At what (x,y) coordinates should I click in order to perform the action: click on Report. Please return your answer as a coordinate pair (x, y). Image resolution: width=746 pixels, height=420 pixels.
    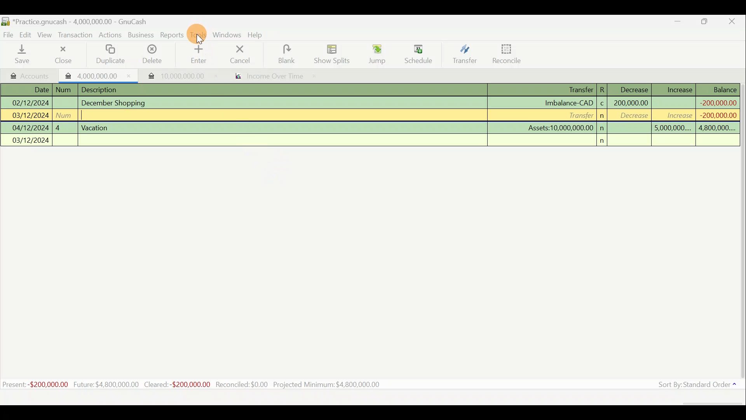
    Looking at the image, I should click on (267, 75).